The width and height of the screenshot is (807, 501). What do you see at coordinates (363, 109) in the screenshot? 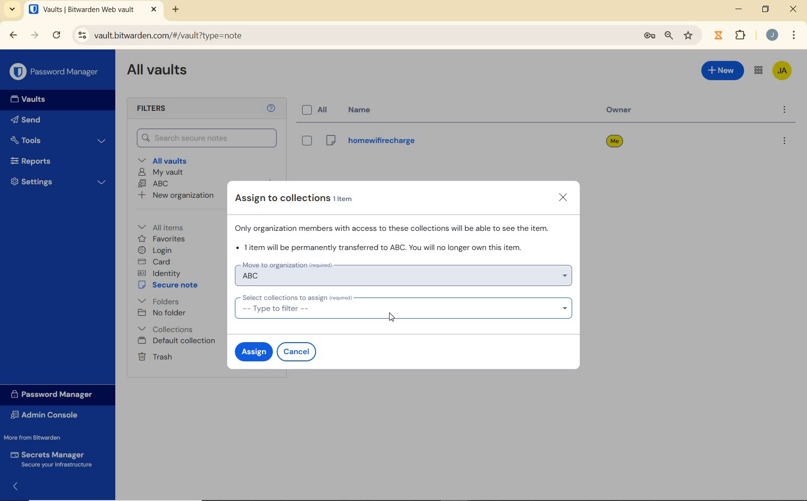
I see `name` at bounding box center [363, 109].